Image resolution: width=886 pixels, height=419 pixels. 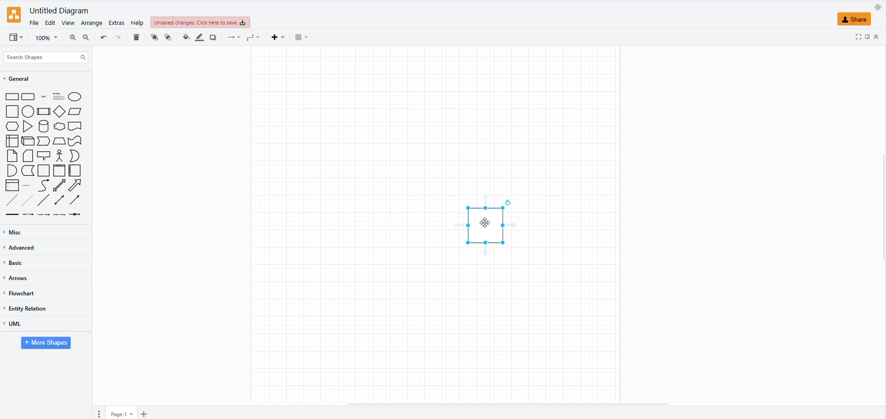 I want to click on bidirectional connector, so click(x=60, y=201).